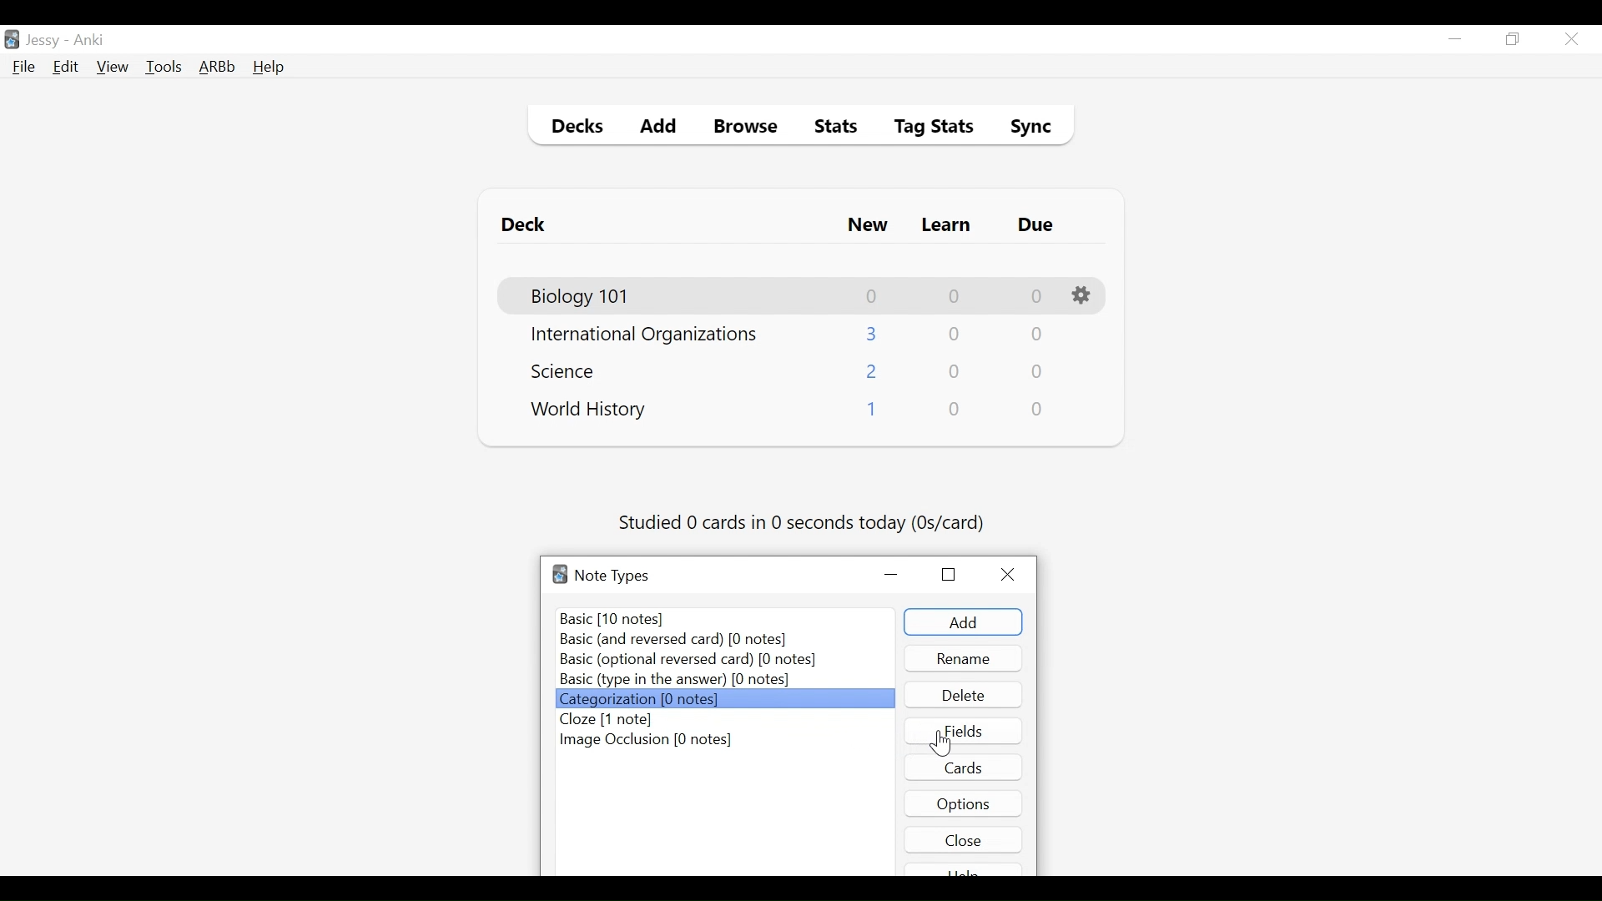 The image size is (1602, 901). Describe the element at coordinates (955, 372) in the screenshot. I see `Learn Card Count` at that location.